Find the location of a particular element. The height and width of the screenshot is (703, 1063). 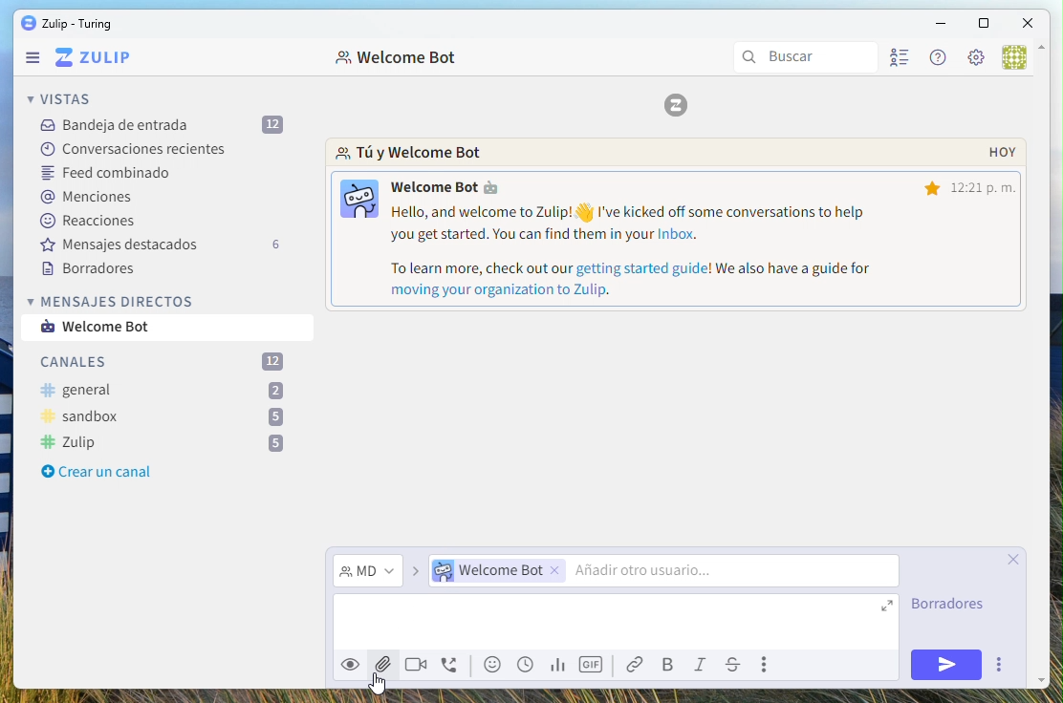

more is located at coordinates (768, 665).